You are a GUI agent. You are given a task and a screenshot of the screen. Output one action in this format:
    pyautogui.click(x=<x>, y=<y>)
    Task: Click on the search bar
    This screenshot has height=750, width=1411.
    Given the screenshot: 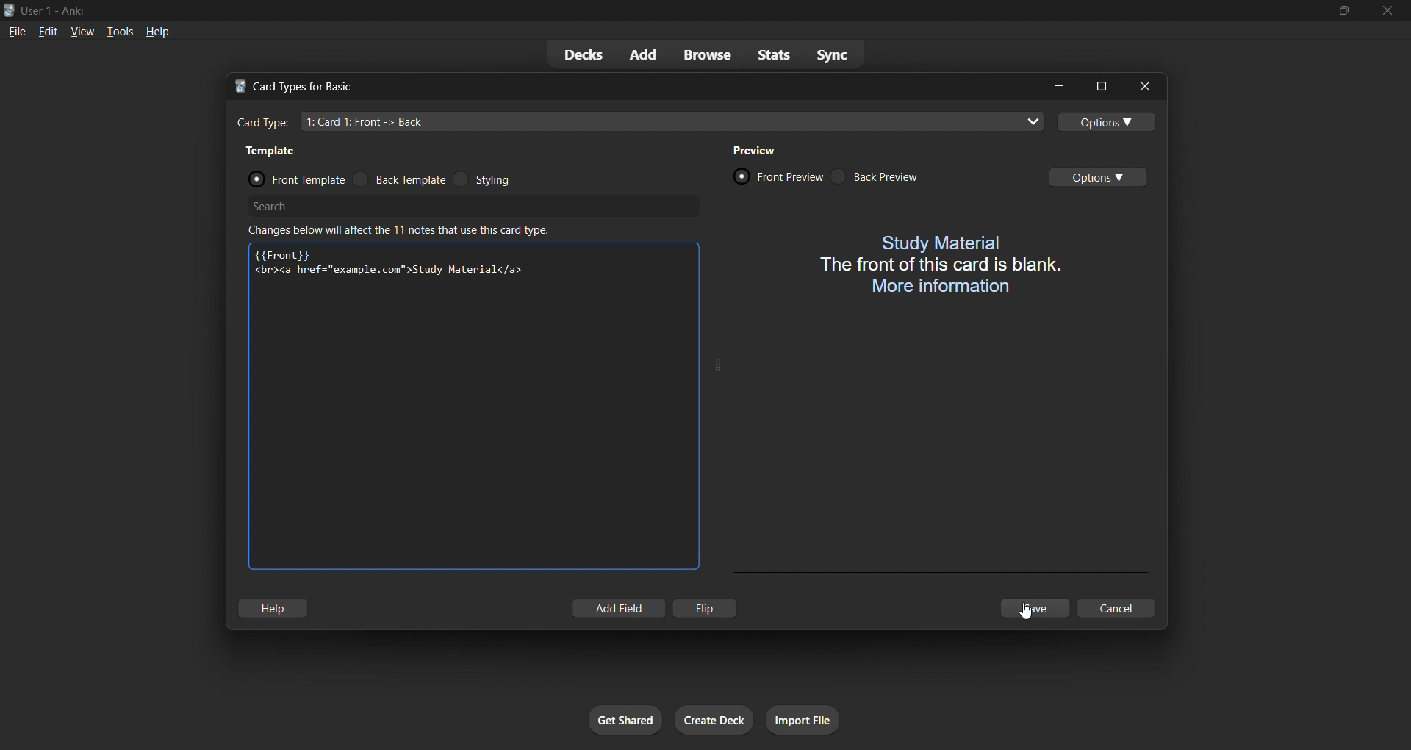 What is the action you would take?
    pyautogui.click(x=476, y=204)
    